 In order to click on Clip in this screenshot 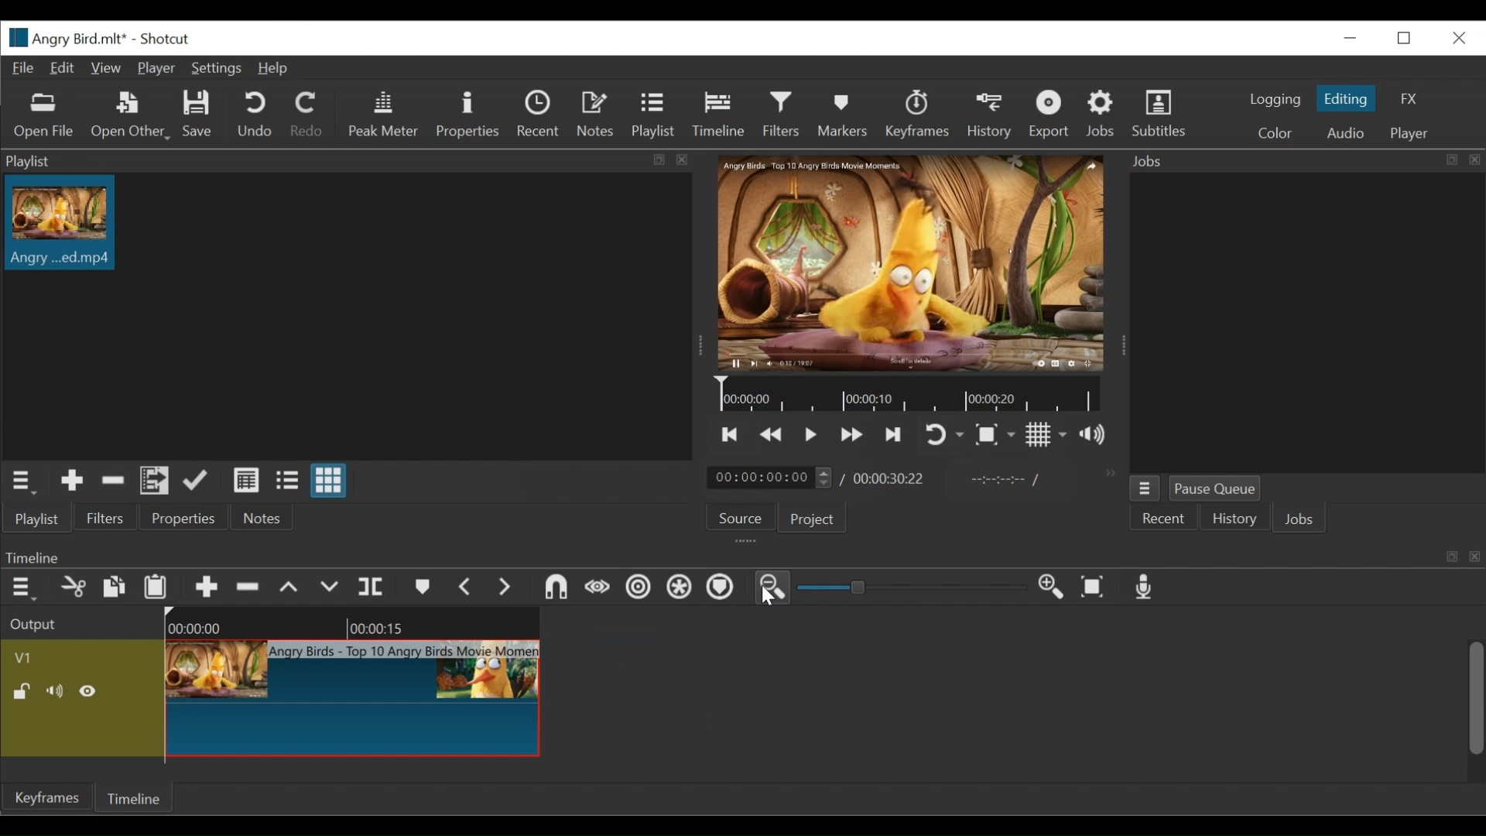, I will do `click(357, 699)`.